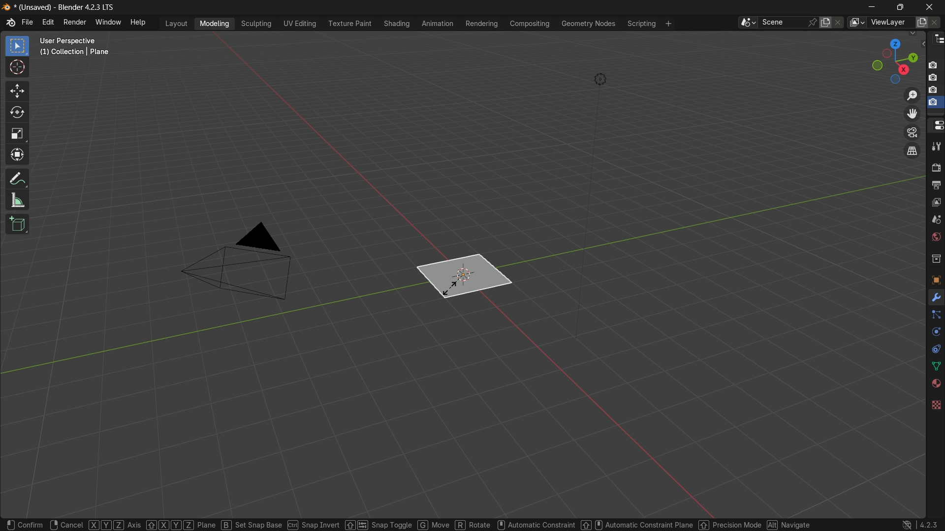  Describe the element at coordinates (895, 59) in the screenshot. I see `rotate or preset viewpoint` at that location.